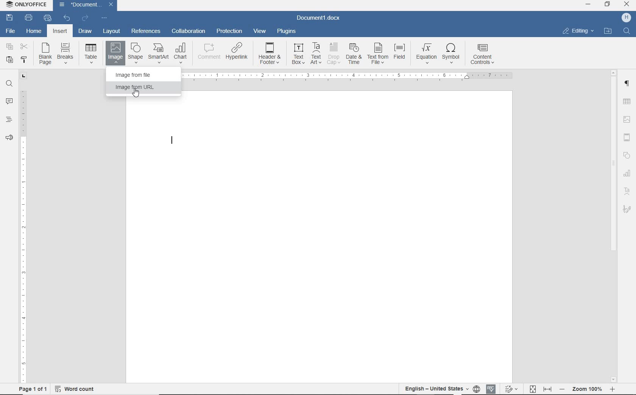 This screenshot has width=636, height=395. Describe the element at coordinates (104, 18) in the screenshot. I see `customize quick access toolbar` at that location.